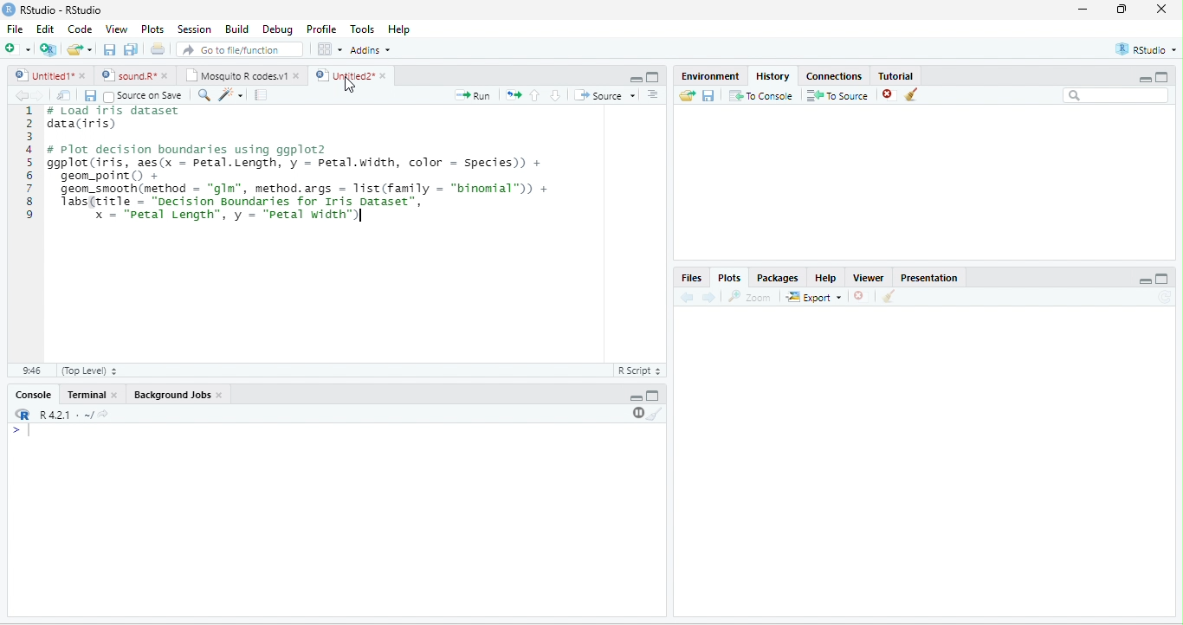 The image size is (1183, 625). What do you see at coordinates (22, 96) in the screenshot?
I see `back` at bounding box center [22, 96].